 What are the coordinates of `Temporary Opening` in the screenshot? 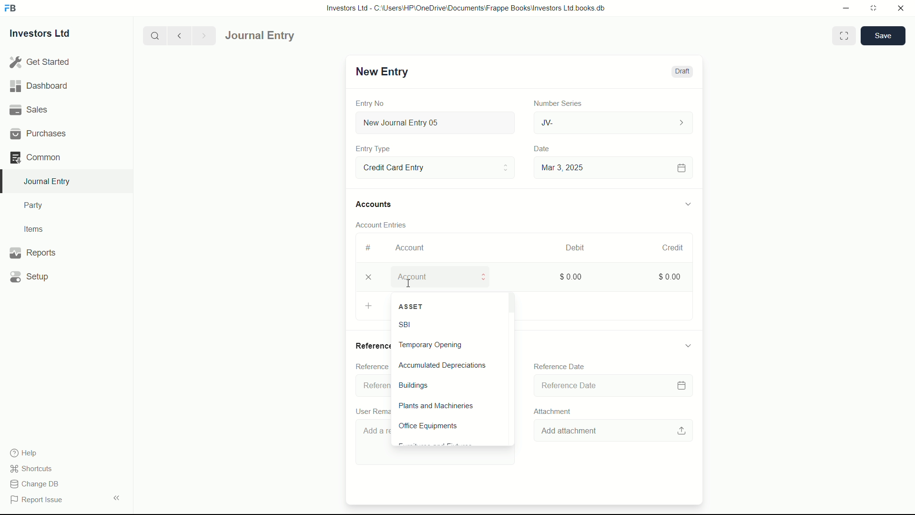 It's located at (450, 346).